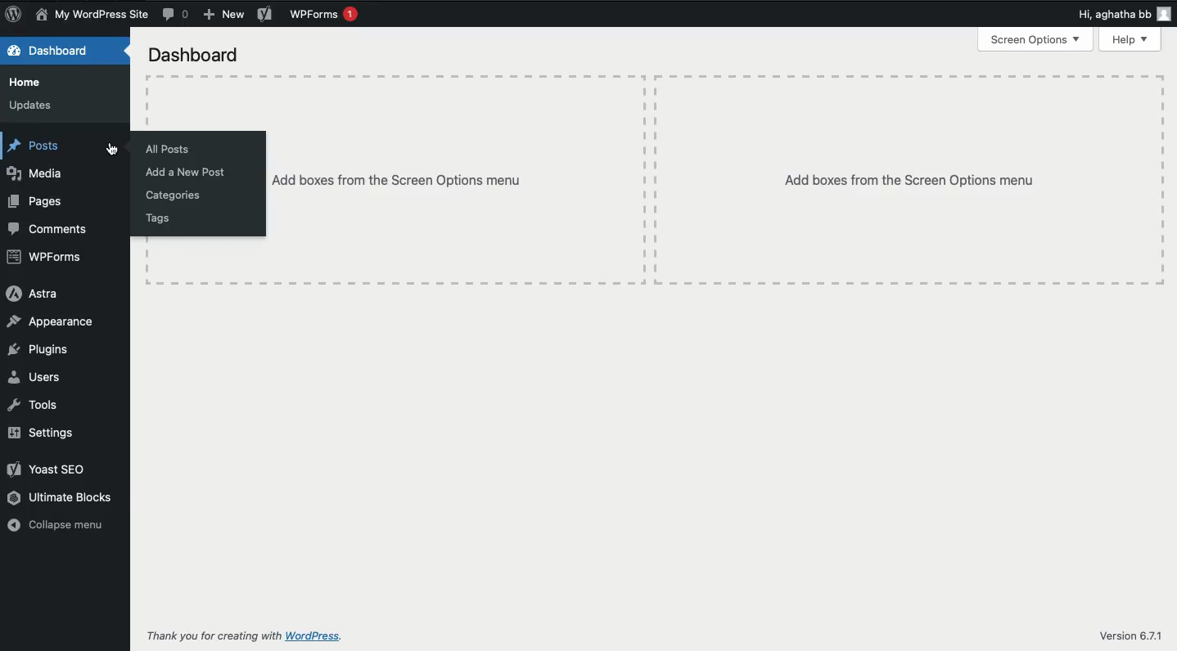 This screenshot has width=1177, height=651. What do you see at coordinates (35, 404) in the screenshot?
I see `Tools` at bounding box center [35, 404].